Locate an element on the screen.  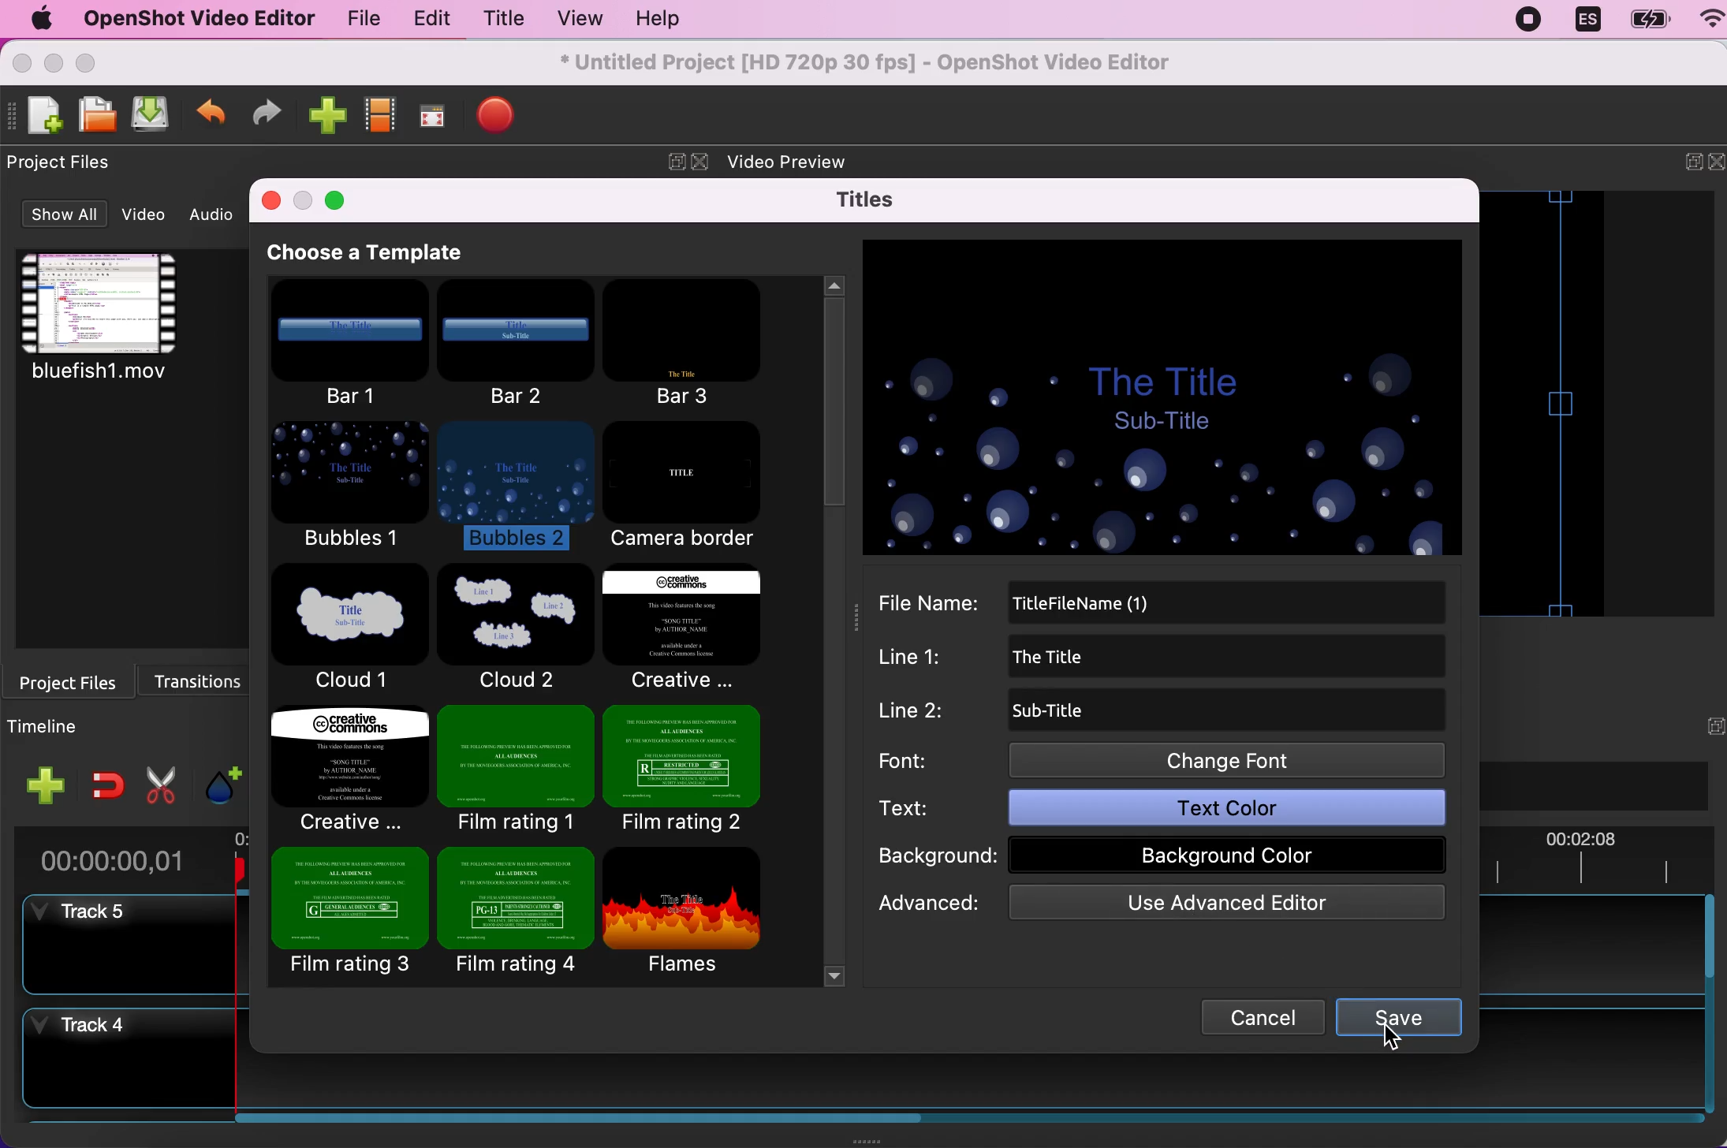
project files is located at coordinates (69, 163).